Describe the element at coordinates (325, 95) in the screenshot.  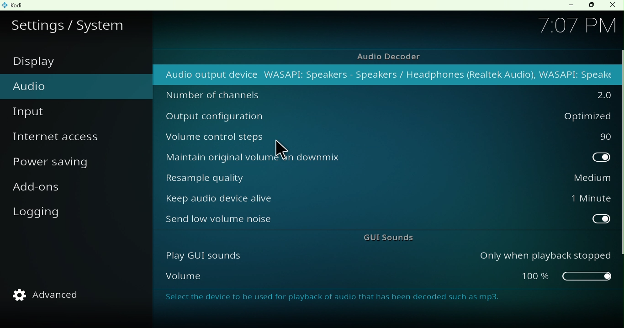
I see `Number of channels` at that location.